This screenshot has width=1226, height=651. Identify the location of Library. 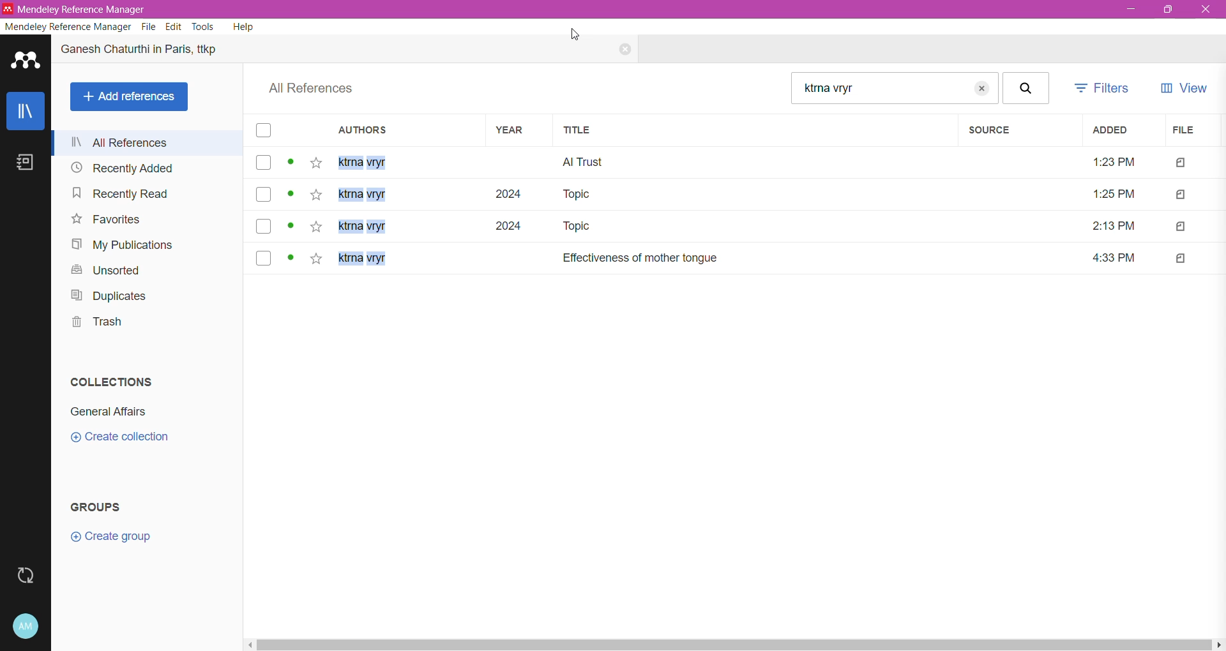
(26, 111).